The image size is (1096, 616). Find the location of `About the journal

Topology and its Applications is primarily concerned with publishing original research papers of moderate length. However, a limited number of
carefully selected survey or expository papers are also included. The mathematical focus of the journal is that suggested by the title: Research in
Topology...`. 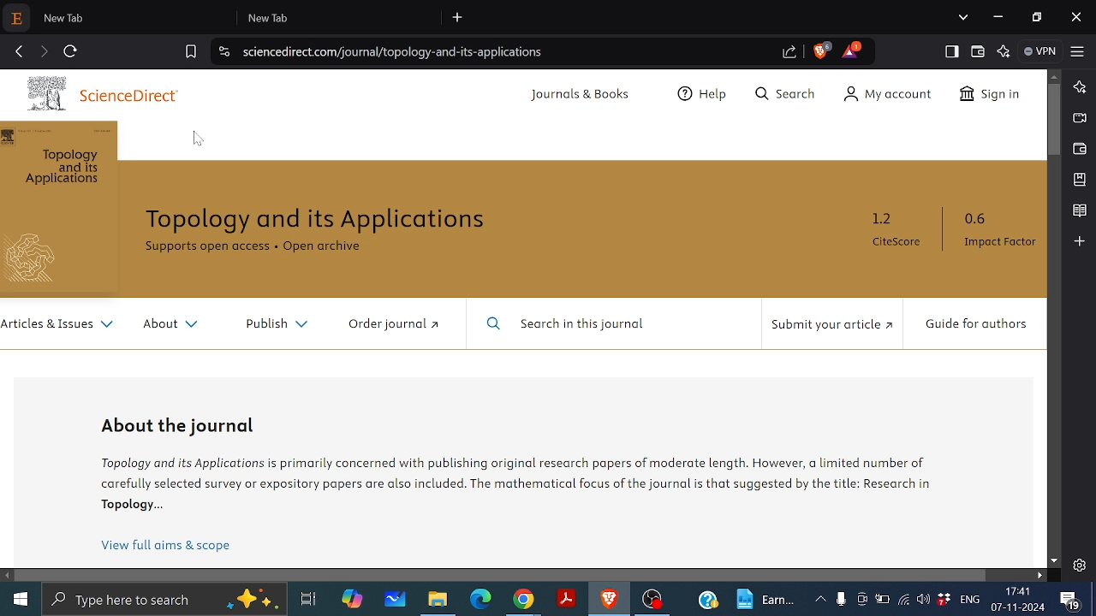

About the journal

Topology and its Applications is primarily concerned with publishing original research papers of moderate length. However, a limited number of
carefully selected survey or expository papers are also included. The mathematical focus of the journal is that suggested by the title: Research in
Topology... is located at coordinates (541, 471).